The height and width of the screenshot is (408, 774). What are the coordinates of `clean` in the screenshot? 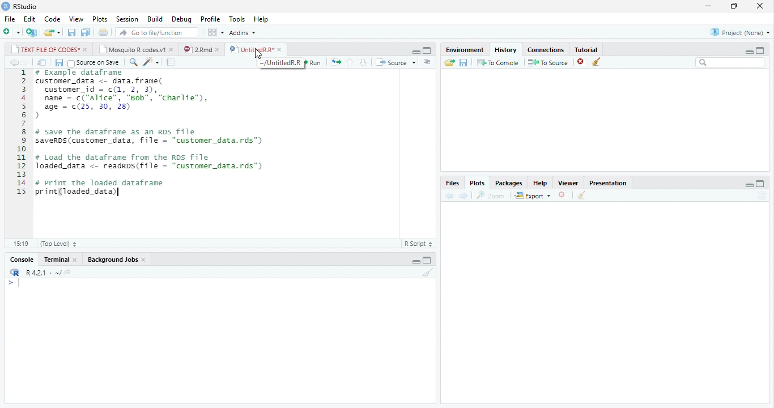 It's located at (582, 195).